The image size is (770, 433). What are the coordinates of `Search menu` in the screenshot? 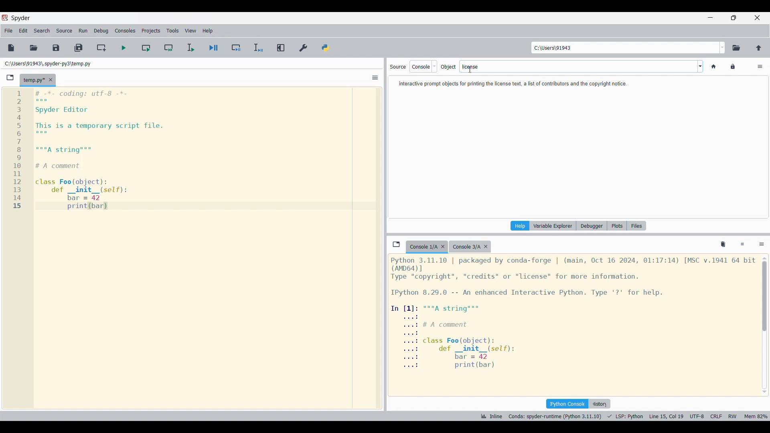 It's located at (42, 31).